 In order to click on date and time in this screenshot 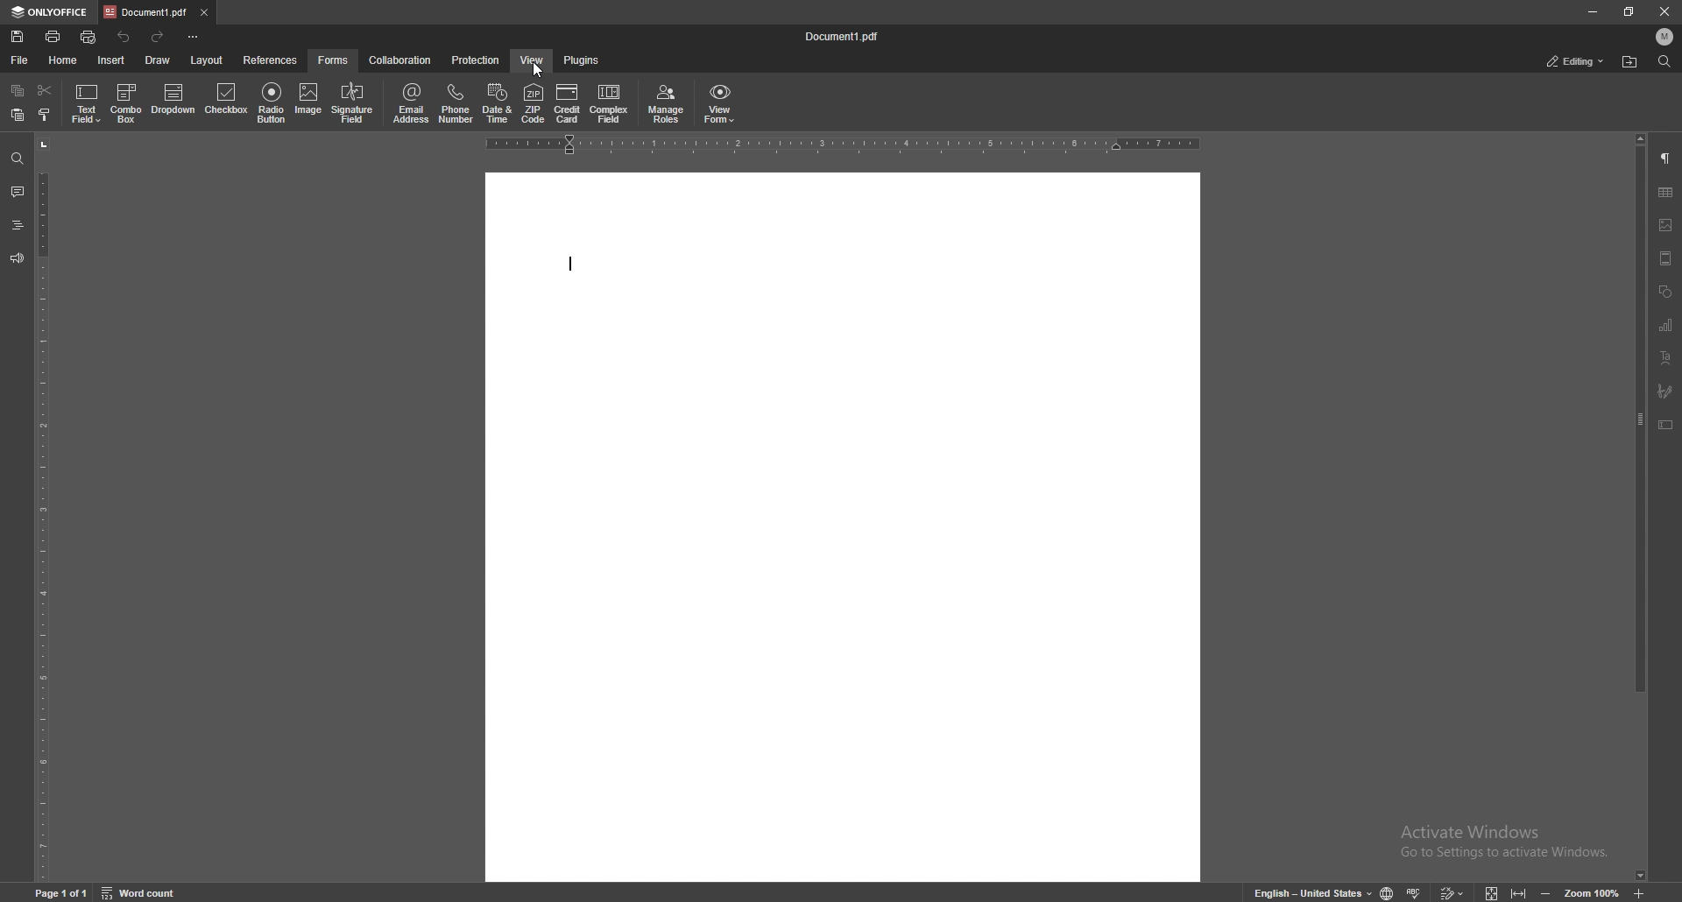, I will do `click(497, 102)`.